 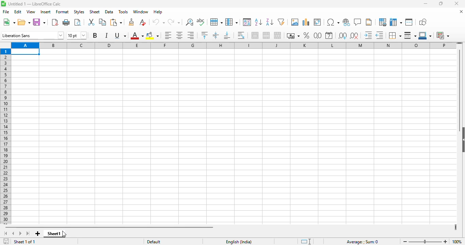 I want to click on merge cells, so click(x=267, y=35).